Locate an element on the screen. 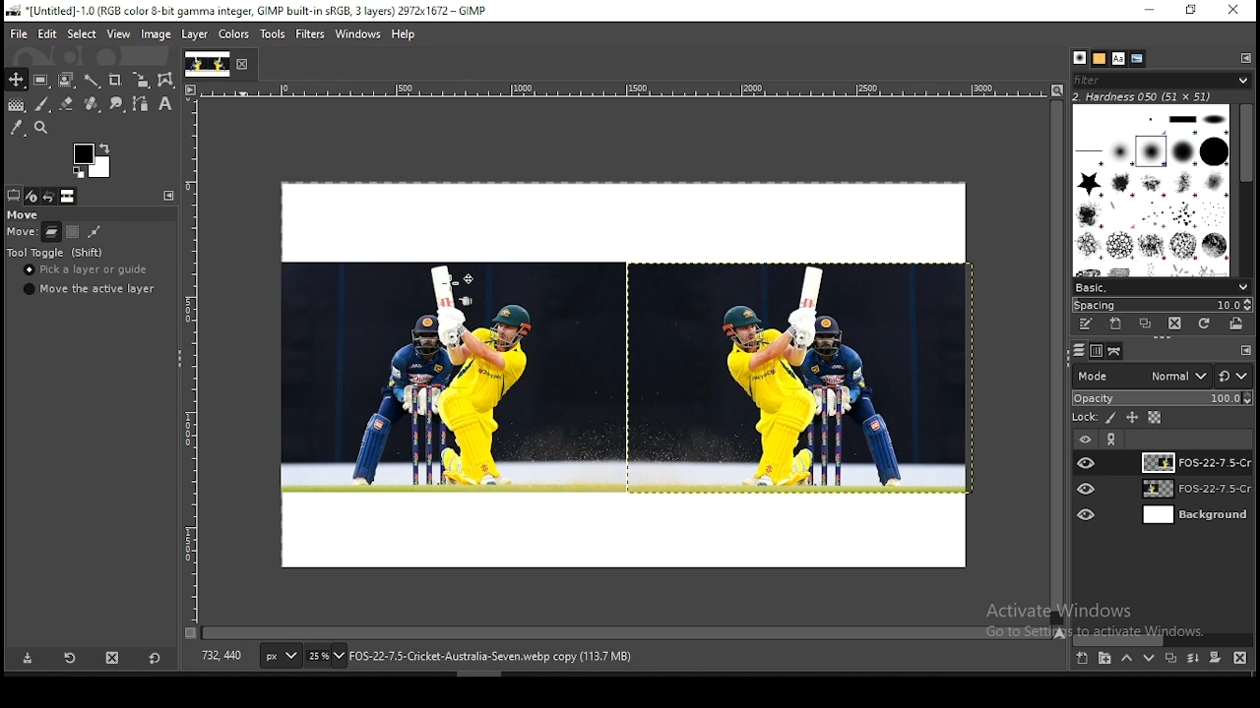 The width and height of the screenshot is (1260, 708). image (duplicate) is located at coordinates (798, 380).